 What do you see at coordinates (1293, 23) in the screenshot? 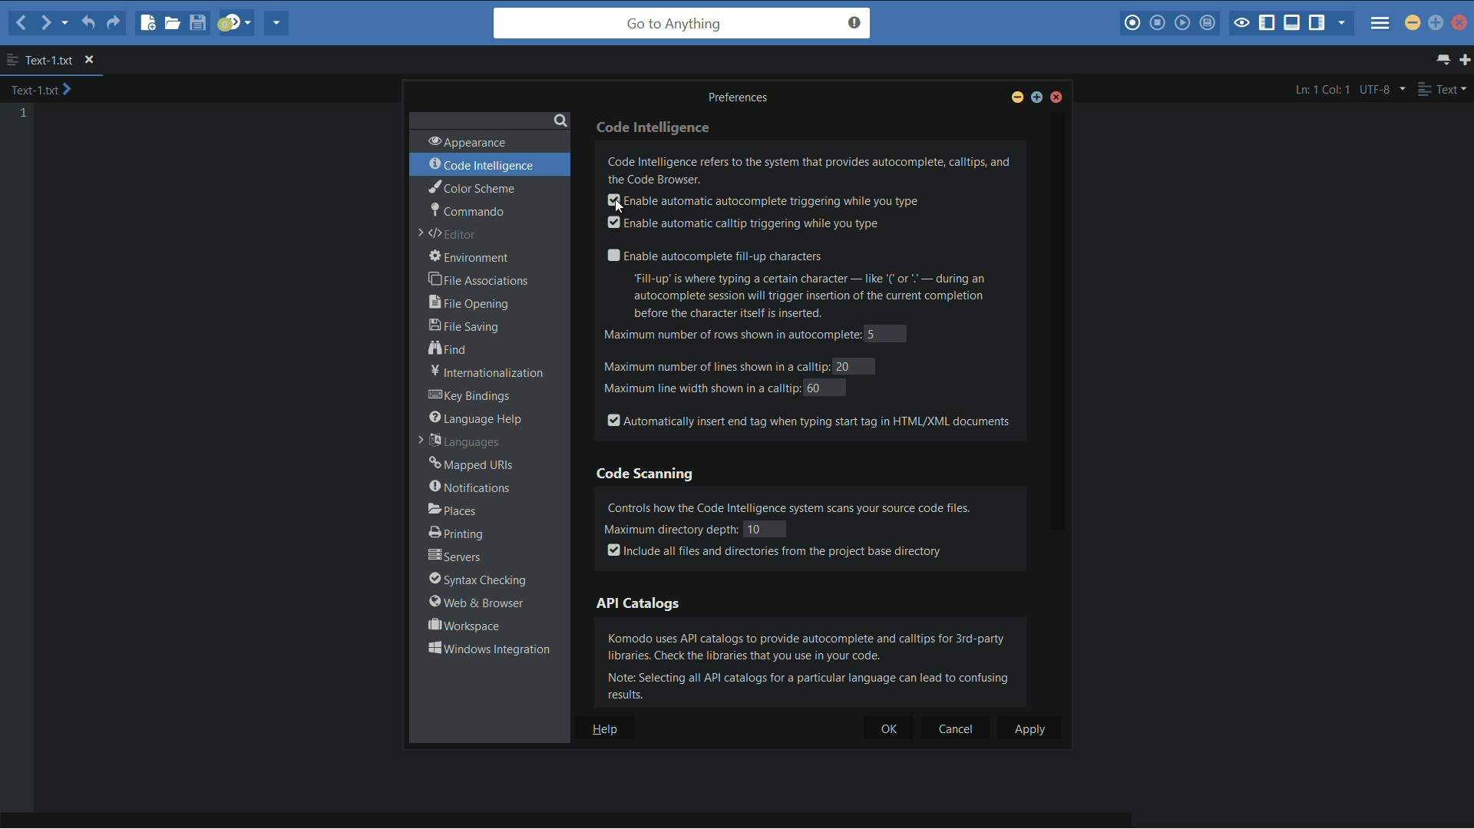
I see `show/hide bottom panel` at bounding box center [1293, 23].